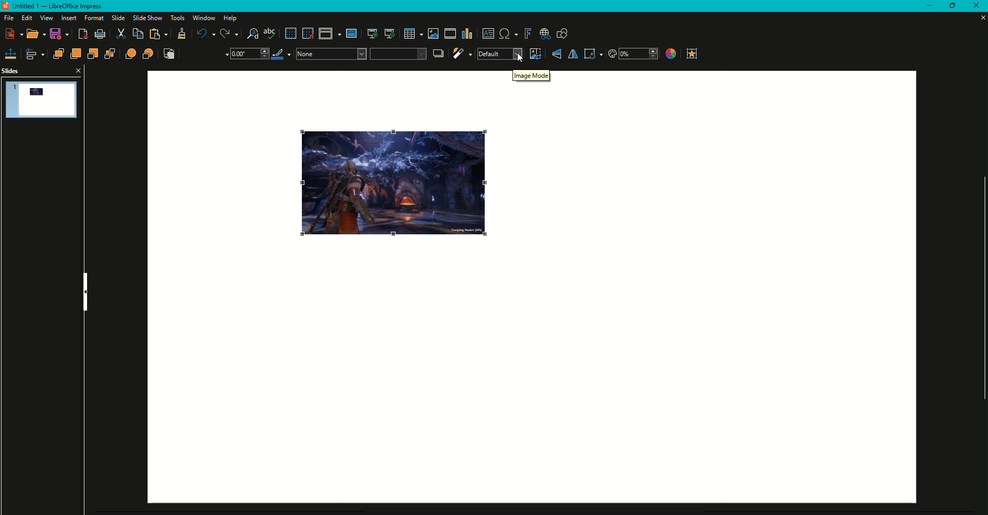 Image resolution: width=988 pixels, height=515 pixels. What do you see at coordinates (36, 54) in the screenshot?
I see `Align Objects` at bounding box center [36, 54].